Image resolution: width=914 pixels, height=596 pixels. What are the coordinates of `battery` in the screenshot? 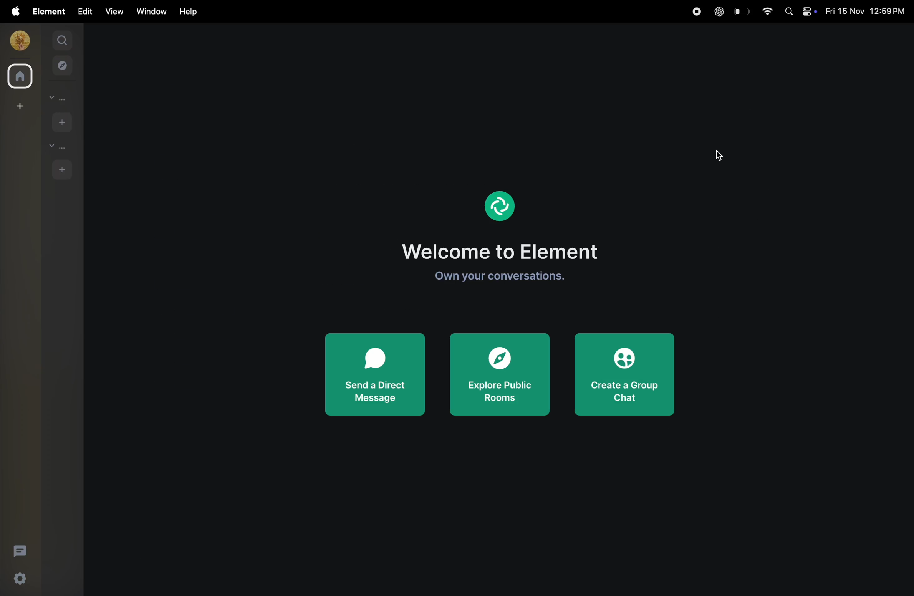 It's located at (742, 11).